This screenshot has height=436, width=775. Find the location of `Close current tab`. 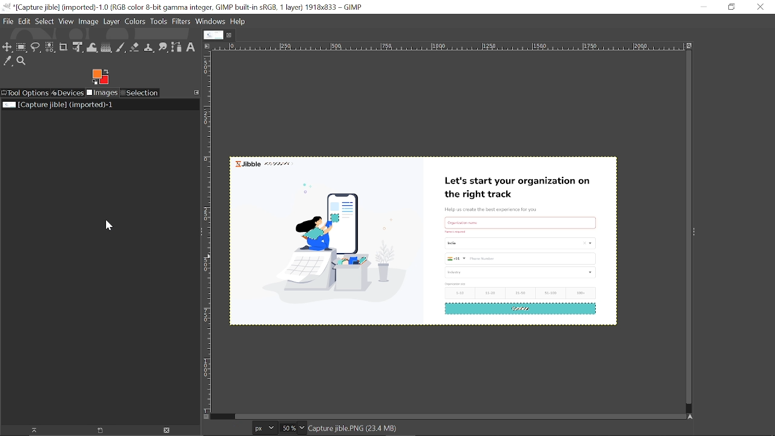

Close current tab is located at coordinates (232, 35).